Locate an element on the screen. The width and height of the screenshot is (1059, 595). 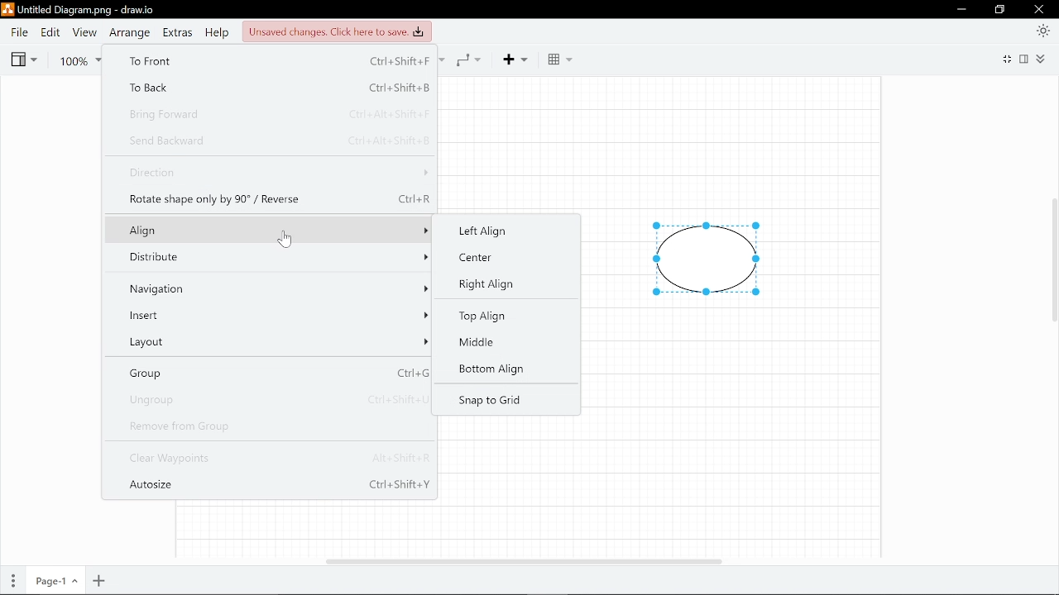
Waypoints is located at coordinates (473, 59).